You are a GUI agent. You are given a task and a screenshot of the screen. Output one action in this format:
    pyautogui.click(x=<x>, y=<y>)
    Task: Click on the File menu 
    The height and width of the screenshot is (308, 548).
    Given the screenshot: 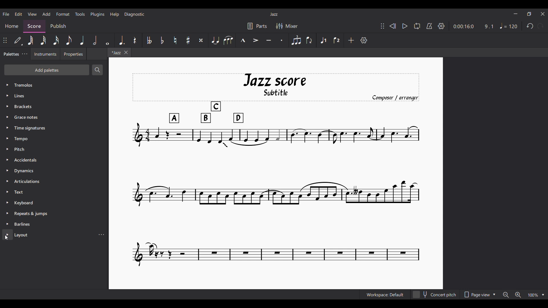 What is the action you would take?
    pyautogui.click(x=6, y=14)
    